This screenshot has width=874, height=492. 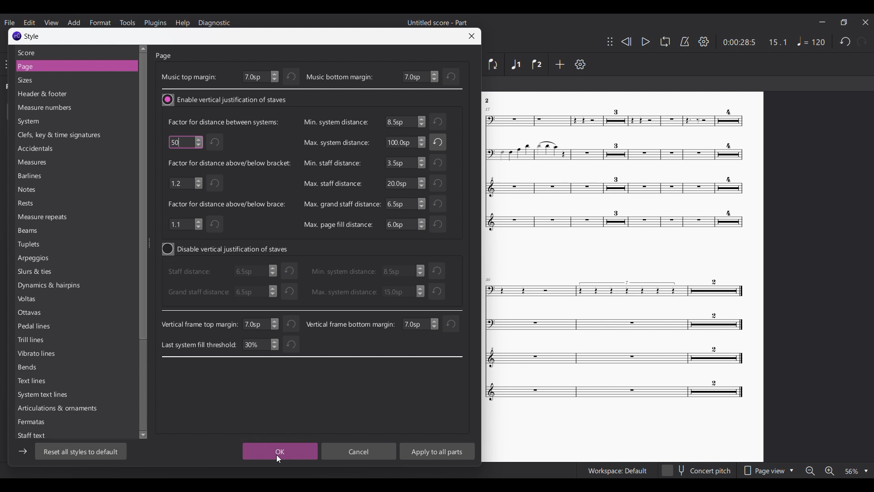 What do you see at coordinates (228, 204) in the screenshot?
I see `Indicates factor for distance above/below brace` at bounding box center [228, 204].